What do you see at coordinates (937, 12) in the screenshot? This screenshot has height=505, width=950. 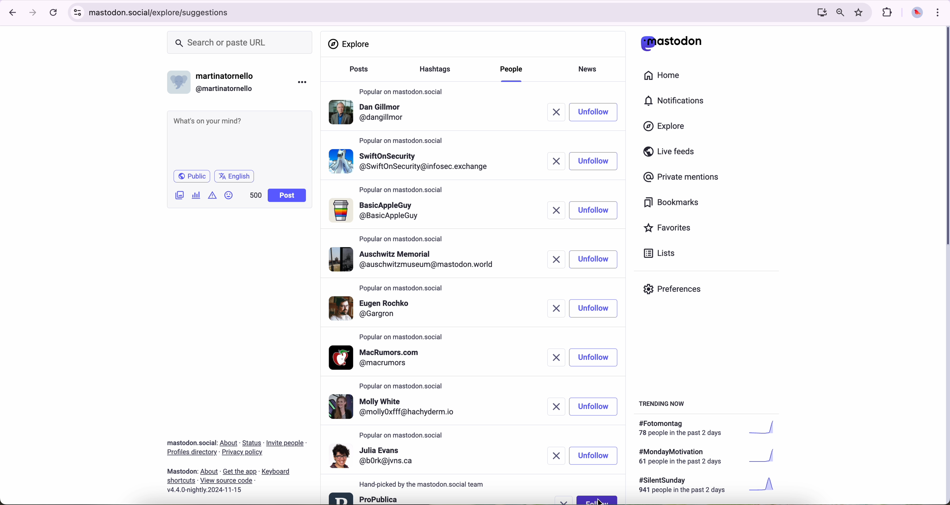 I see `customize and control Google Chrome` at bounding box center [937, 12].